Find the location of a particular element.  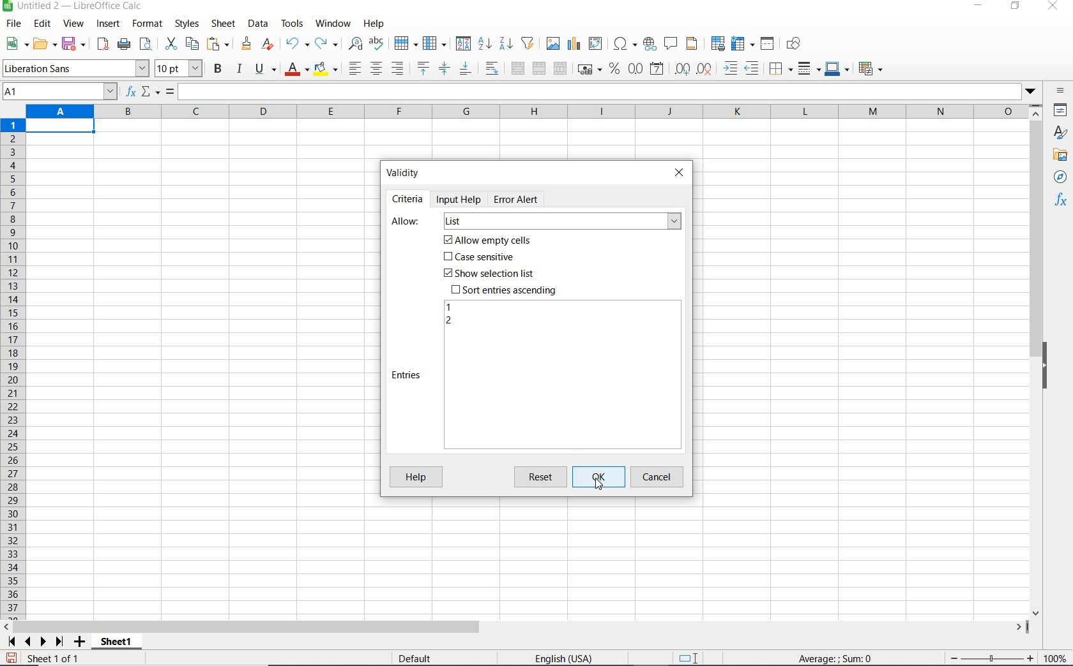

freeze rows and columns is located at coordinates (743, 44).